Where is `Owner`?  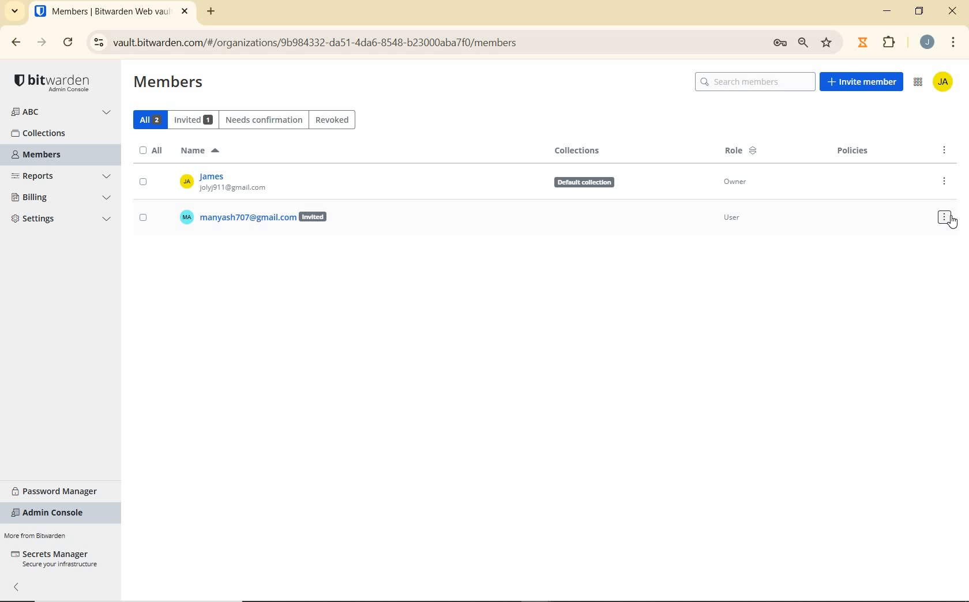 Owner is located at coordinates (738, 183).